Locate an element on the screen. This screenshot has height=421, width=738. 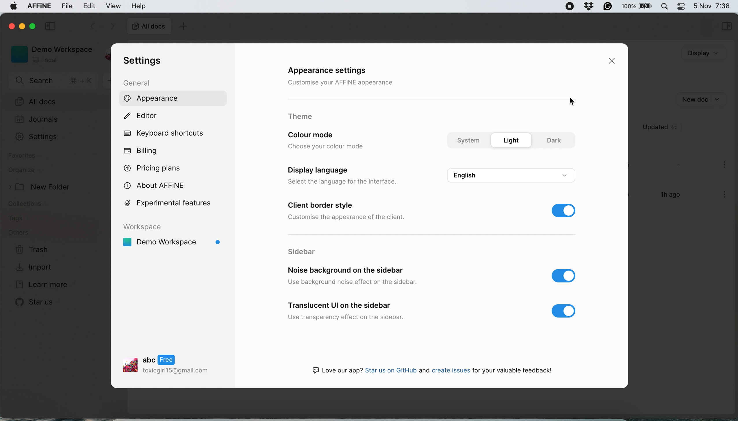
maximise is located at coordinates (33, 26).